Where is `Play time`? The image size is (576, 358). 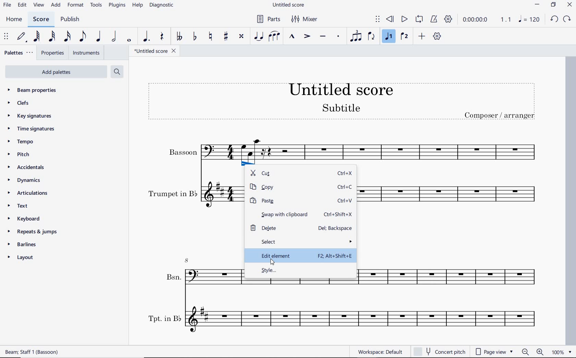
Play time is located at coordinates (487, 19).